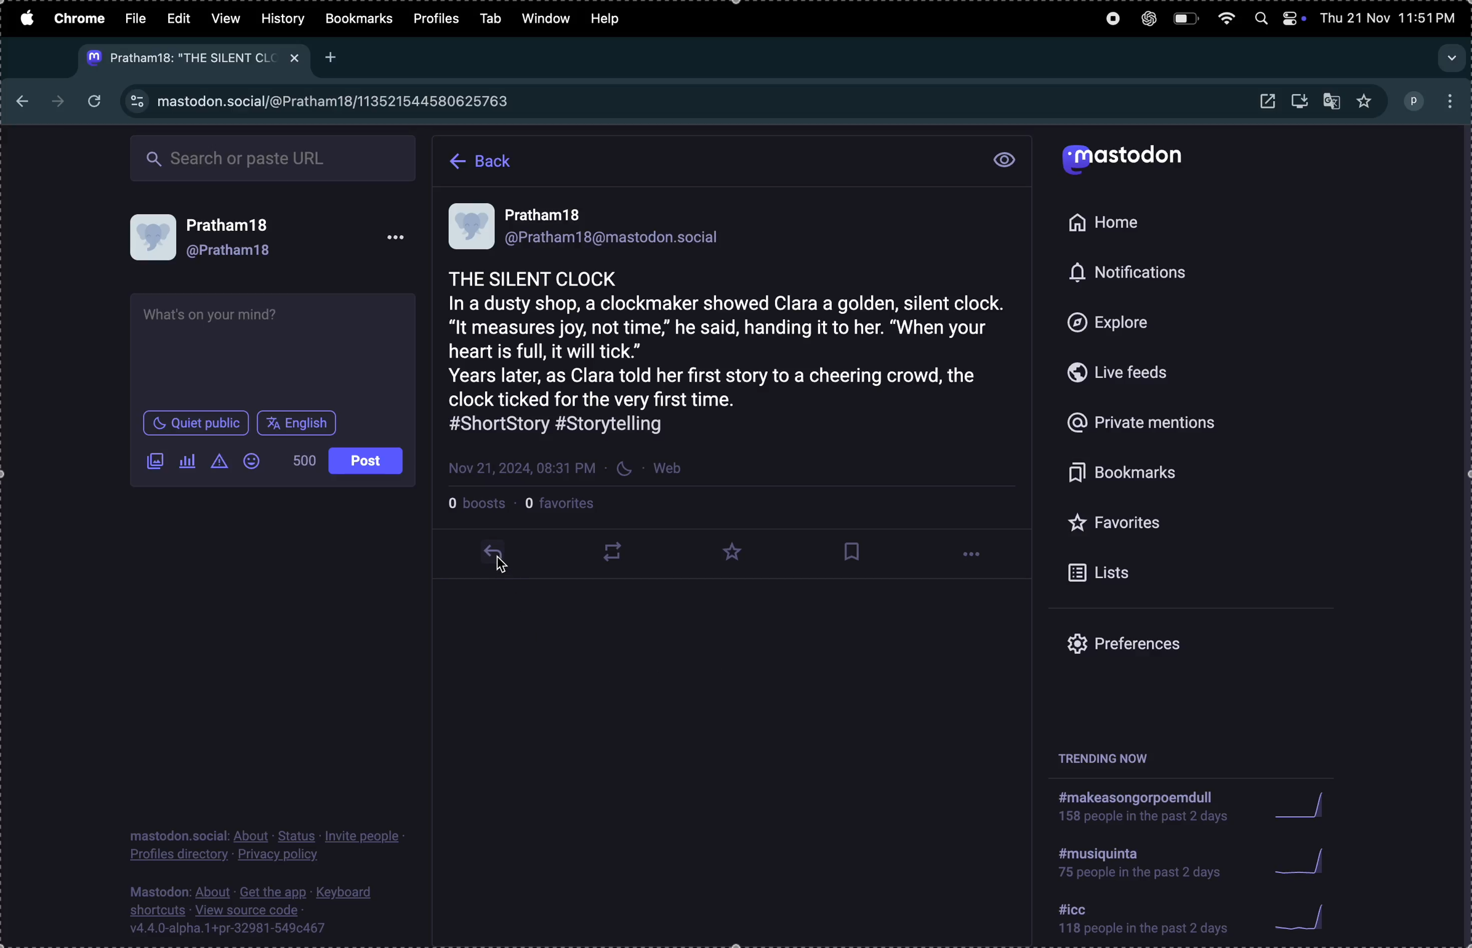 This screenshot has height=948, width=1472. I want to click on bookmark, so click(1162, 474).